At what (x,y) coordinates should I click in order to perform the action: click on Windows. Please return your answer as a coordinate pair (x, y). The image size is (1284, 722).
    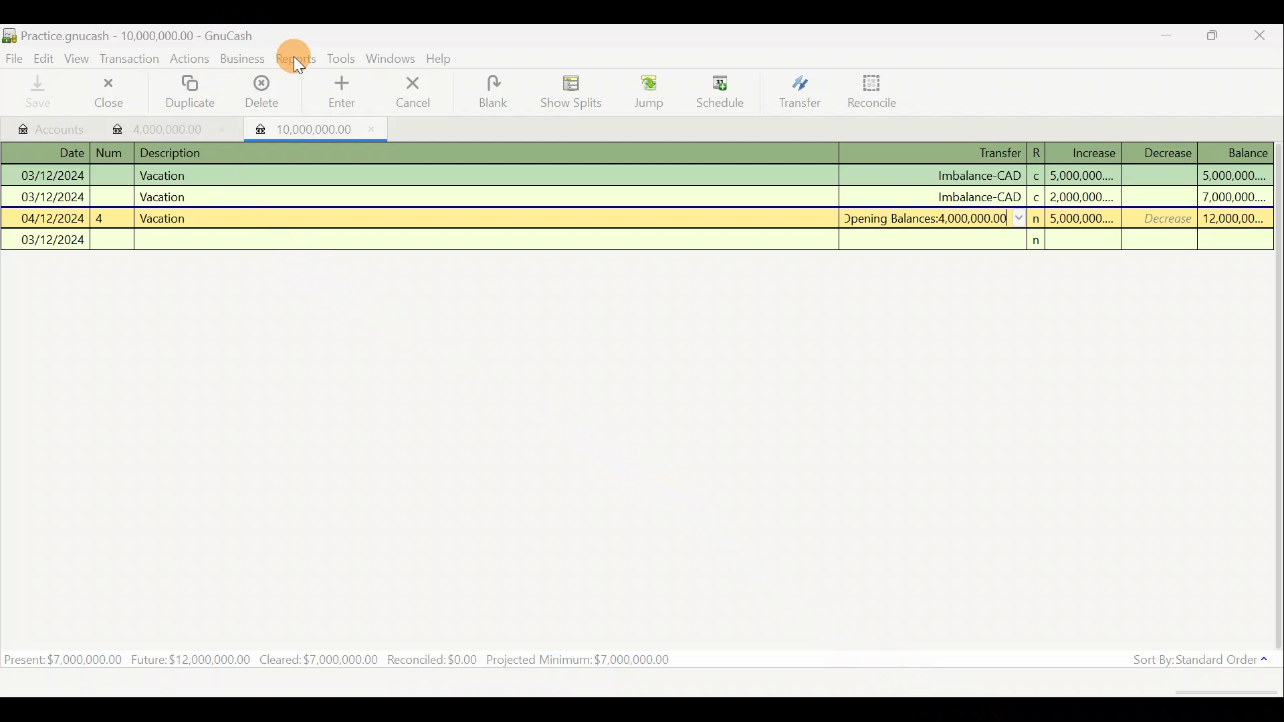
    Looking at the image, I should click on (392, 60).